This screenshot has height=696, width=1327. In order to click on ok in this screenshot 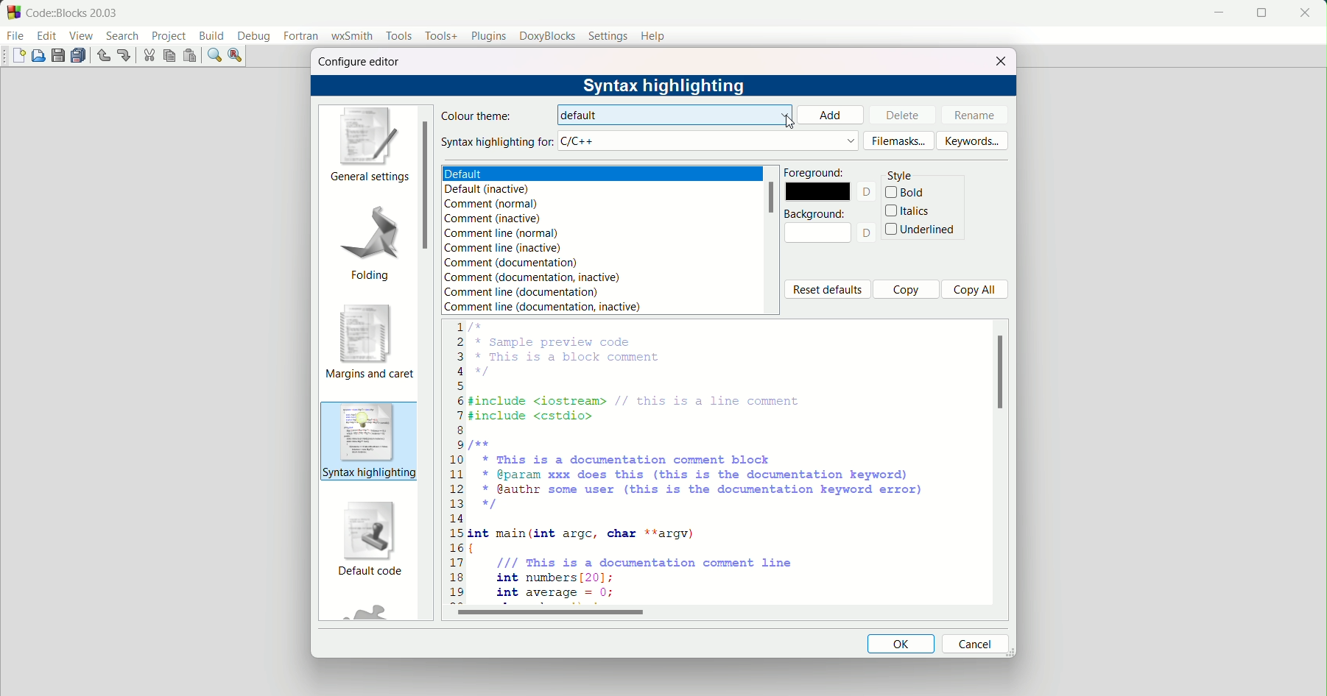, I will do `click(901, 644)`.